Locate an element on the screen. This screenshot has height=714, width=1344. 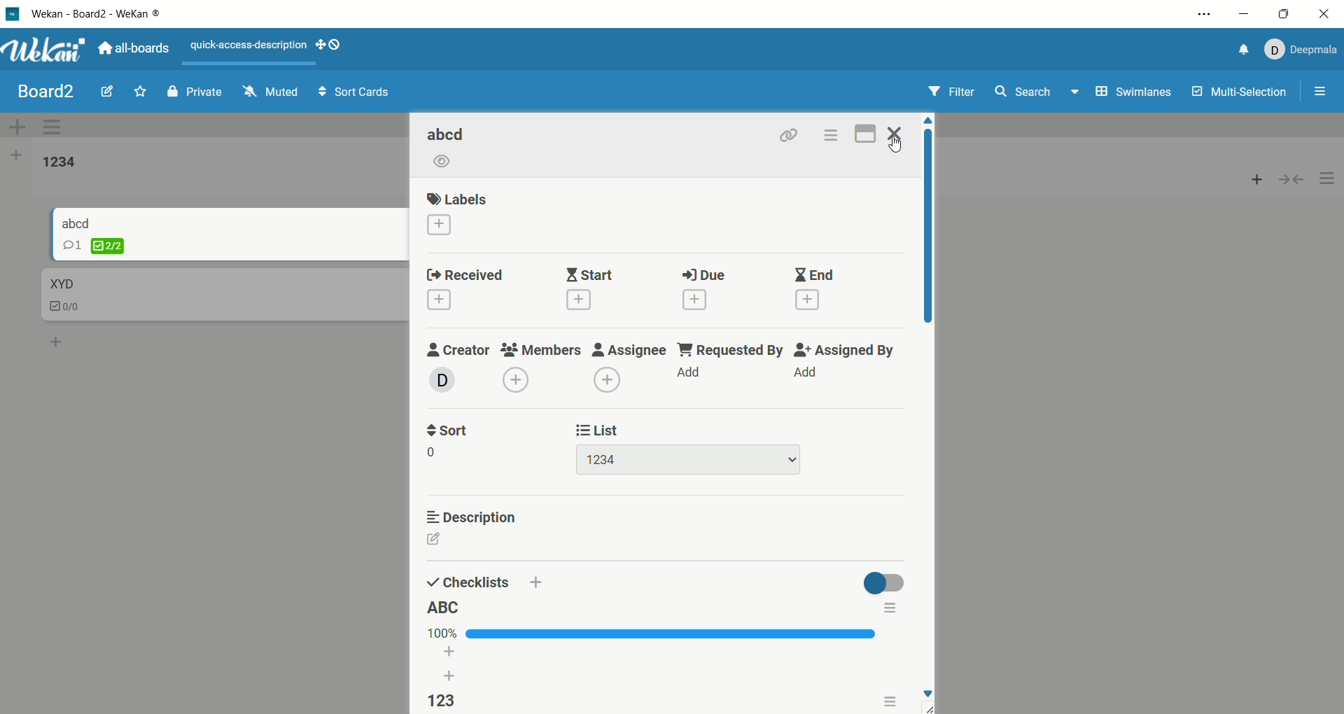
private is located at coordinates (188, 92).